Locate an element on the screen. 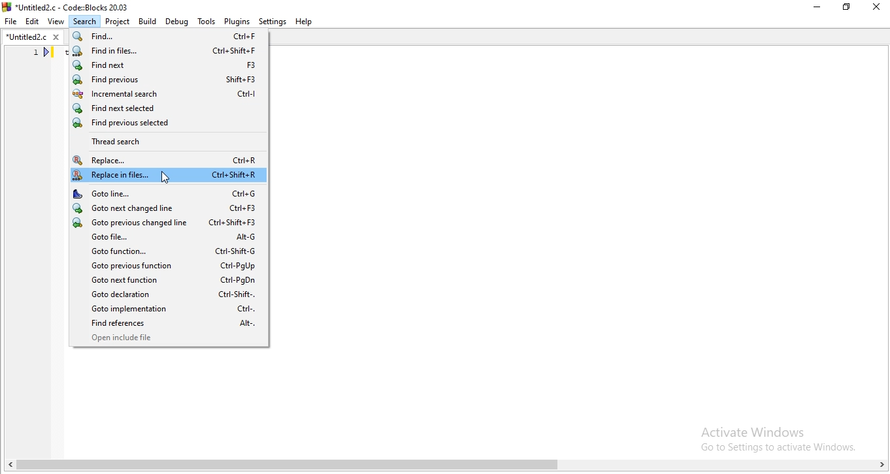  Tools  is located at coordinates (206, 22).